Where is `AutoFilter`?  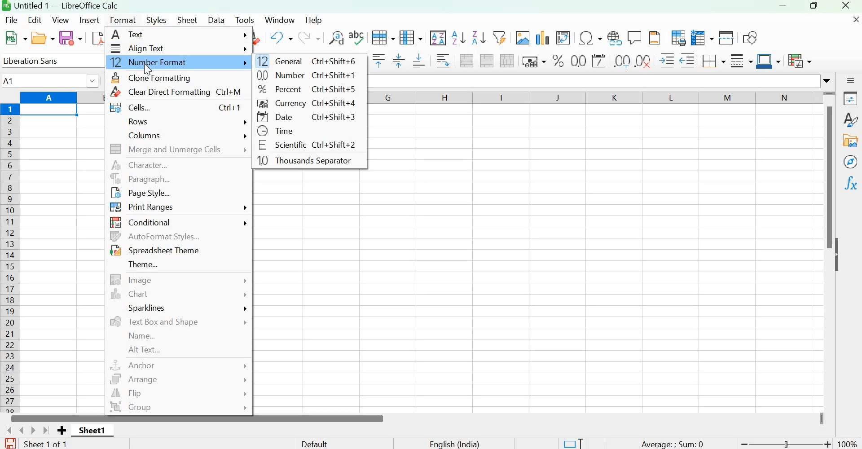
AutoFilter is located at coordinates (499, 36).